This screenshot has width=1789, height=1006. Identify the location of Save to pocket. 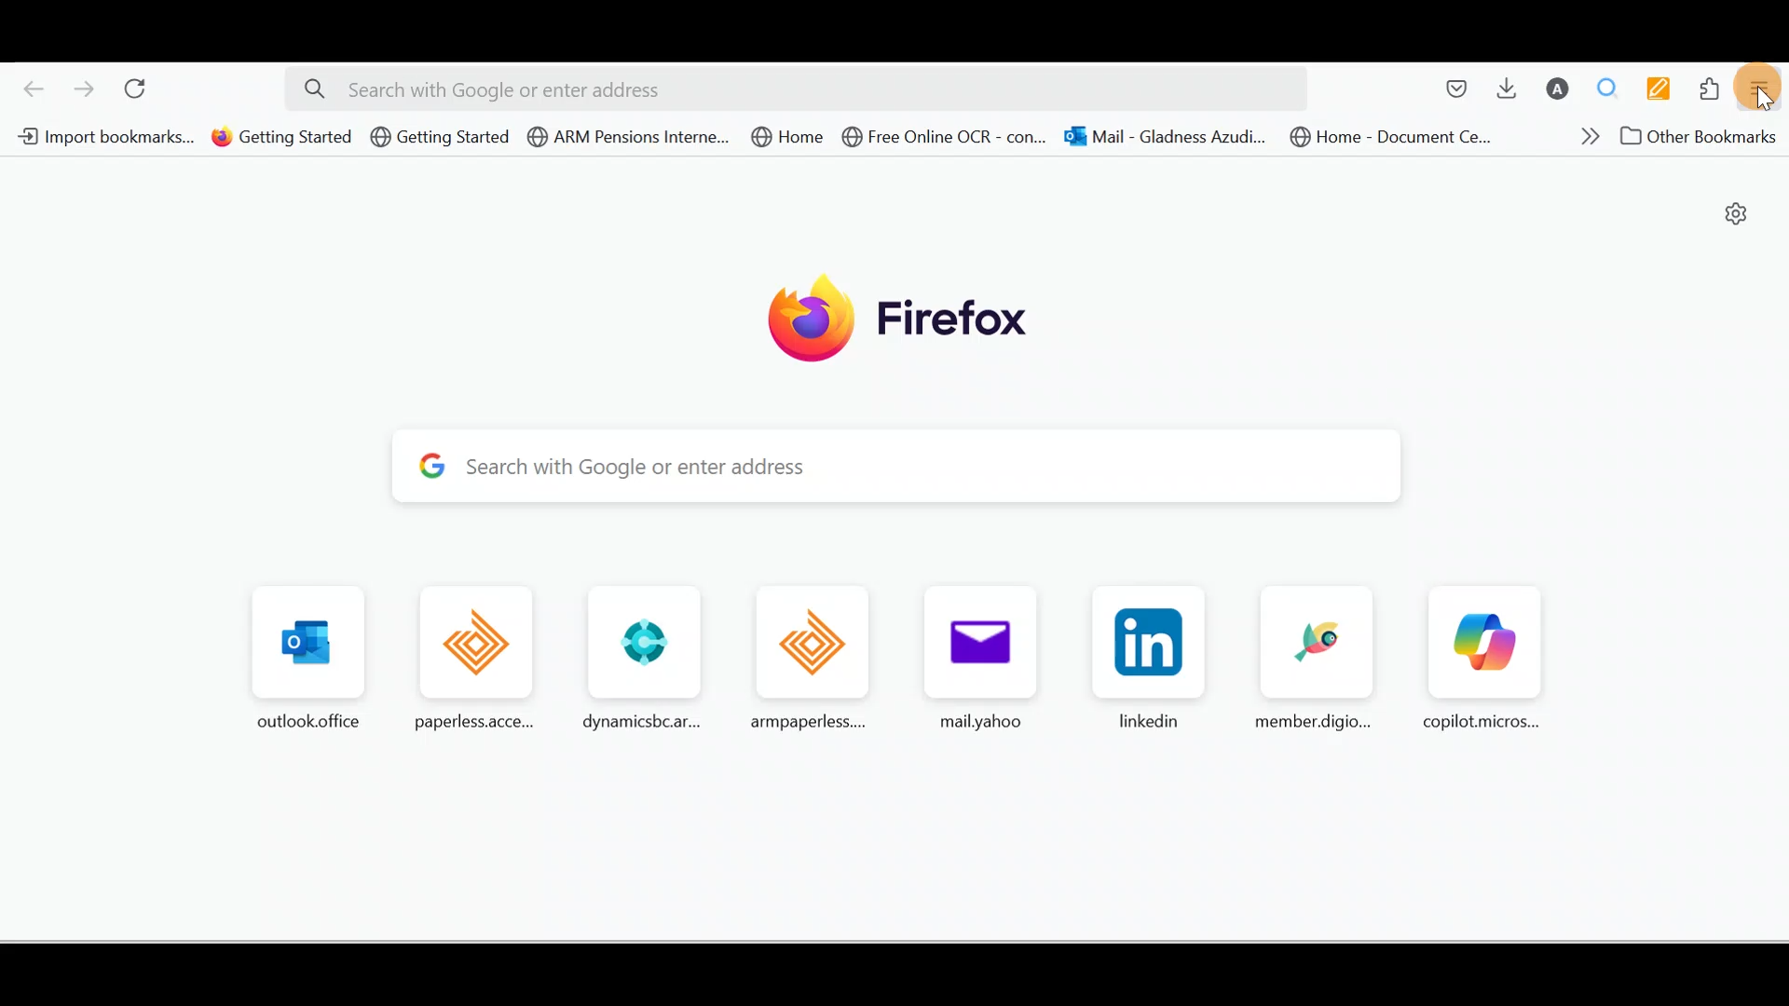
(1450, 89).